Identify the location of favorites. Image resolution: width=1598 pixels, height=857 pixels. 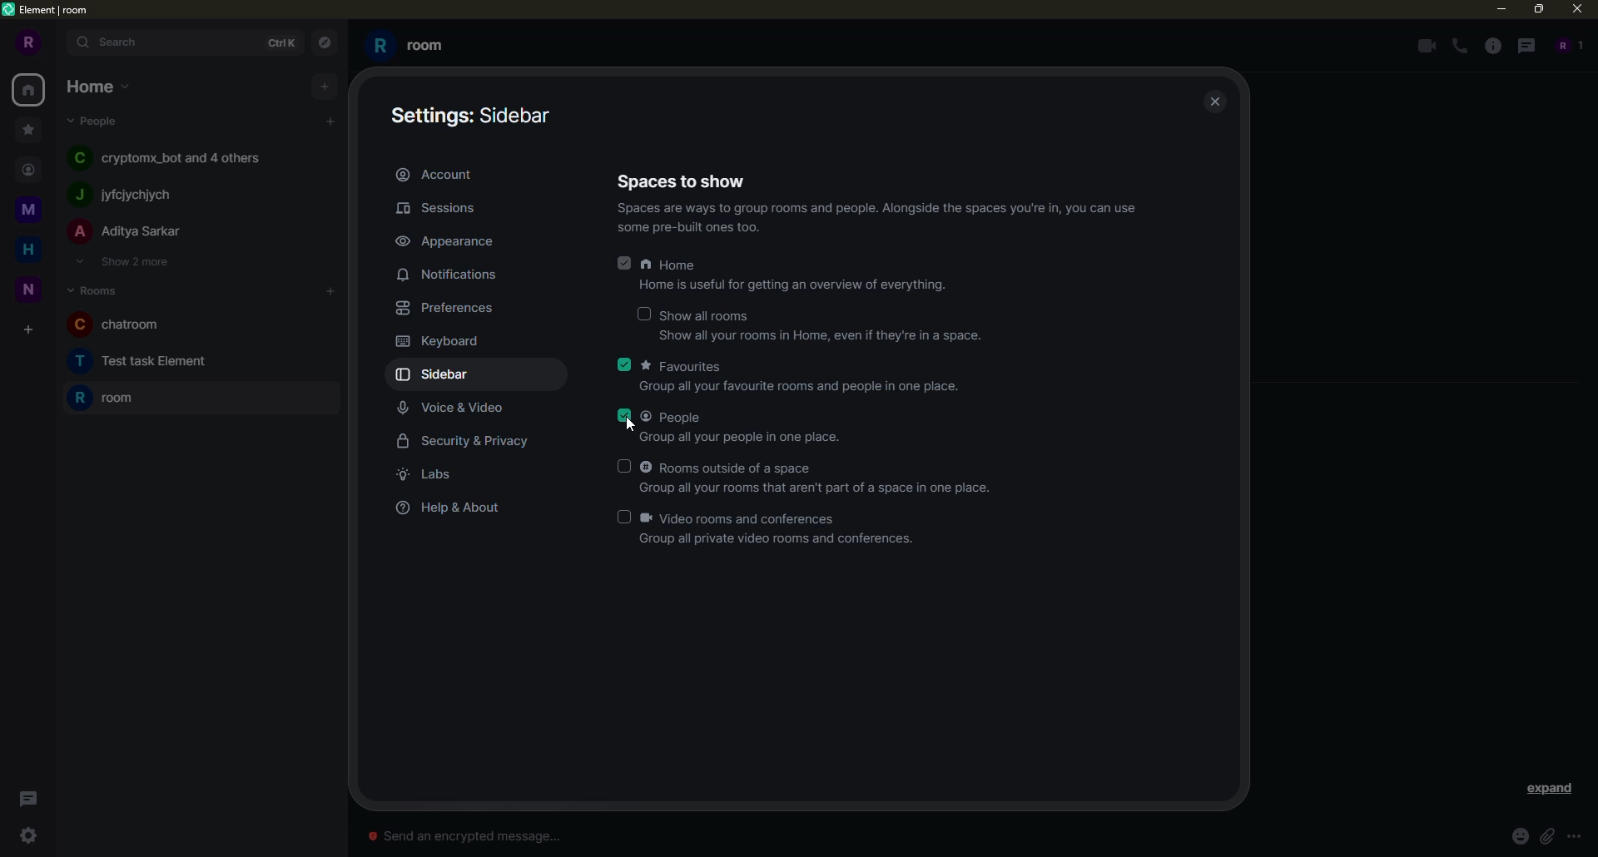
(684, 366).